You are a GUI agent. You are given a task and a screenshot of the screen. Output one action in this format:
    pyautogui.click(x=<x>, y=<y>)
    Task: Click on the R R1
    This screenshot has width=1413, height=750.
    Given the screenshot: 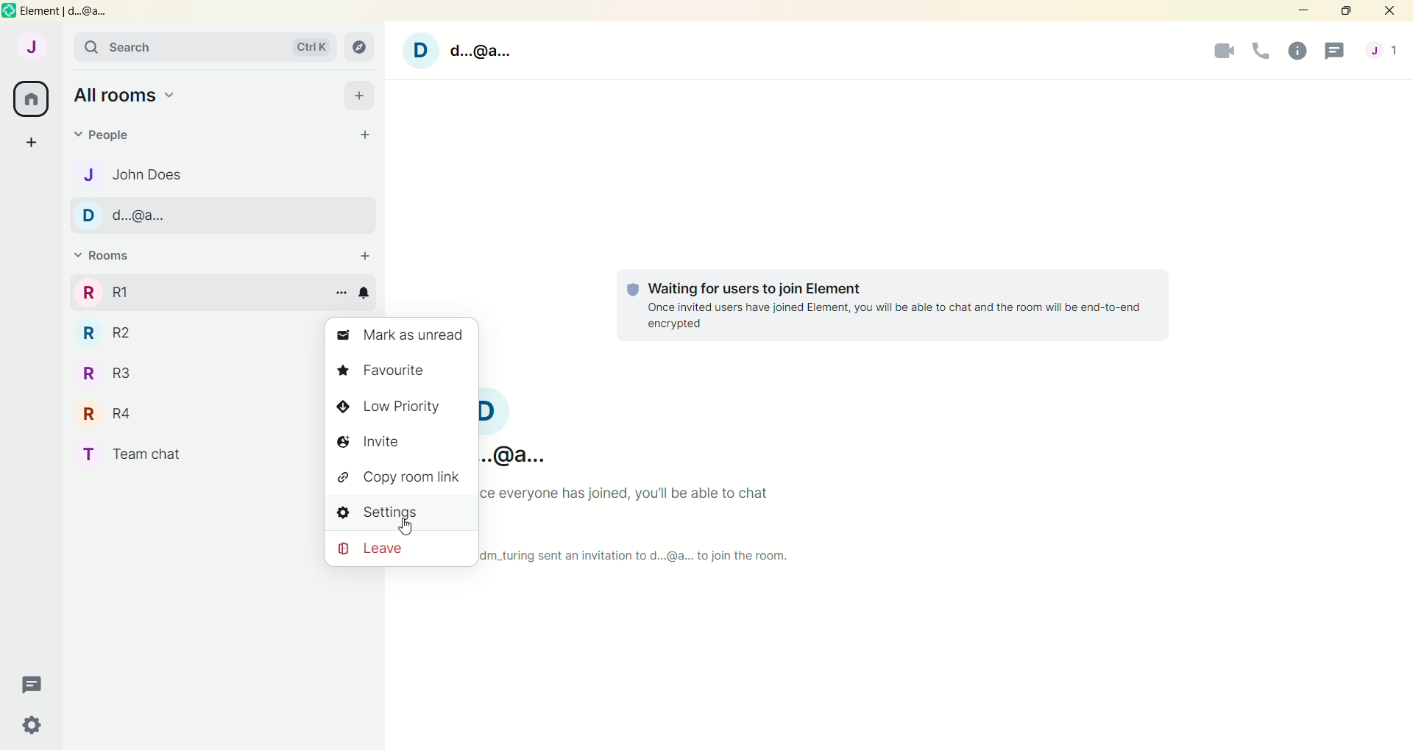 What is the action you would take?
    pyautogui.click(x=153, y=295)
    